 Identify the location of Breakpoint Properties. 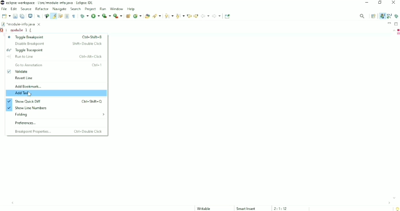
(59, 132).